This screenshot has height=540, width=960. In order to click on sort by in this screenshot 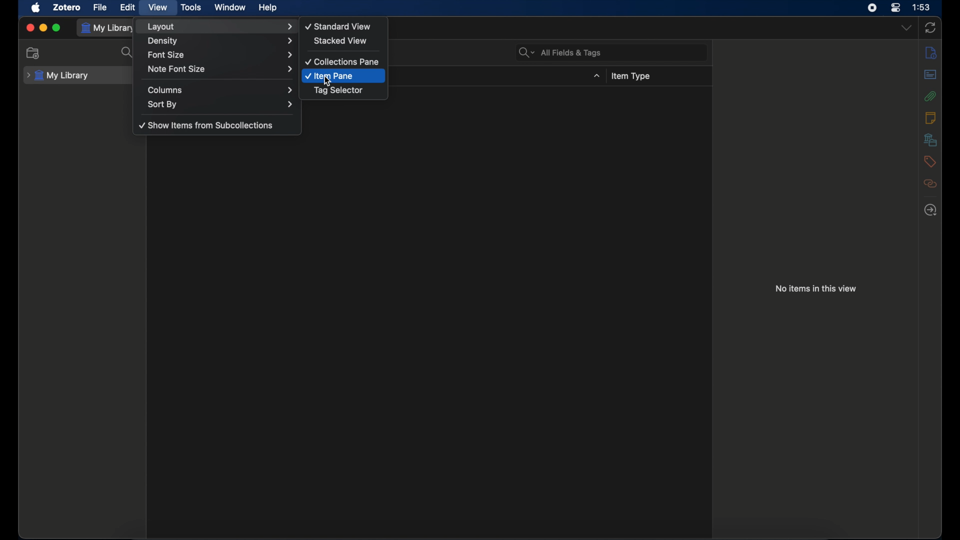, I will do `click(221, 104)`.